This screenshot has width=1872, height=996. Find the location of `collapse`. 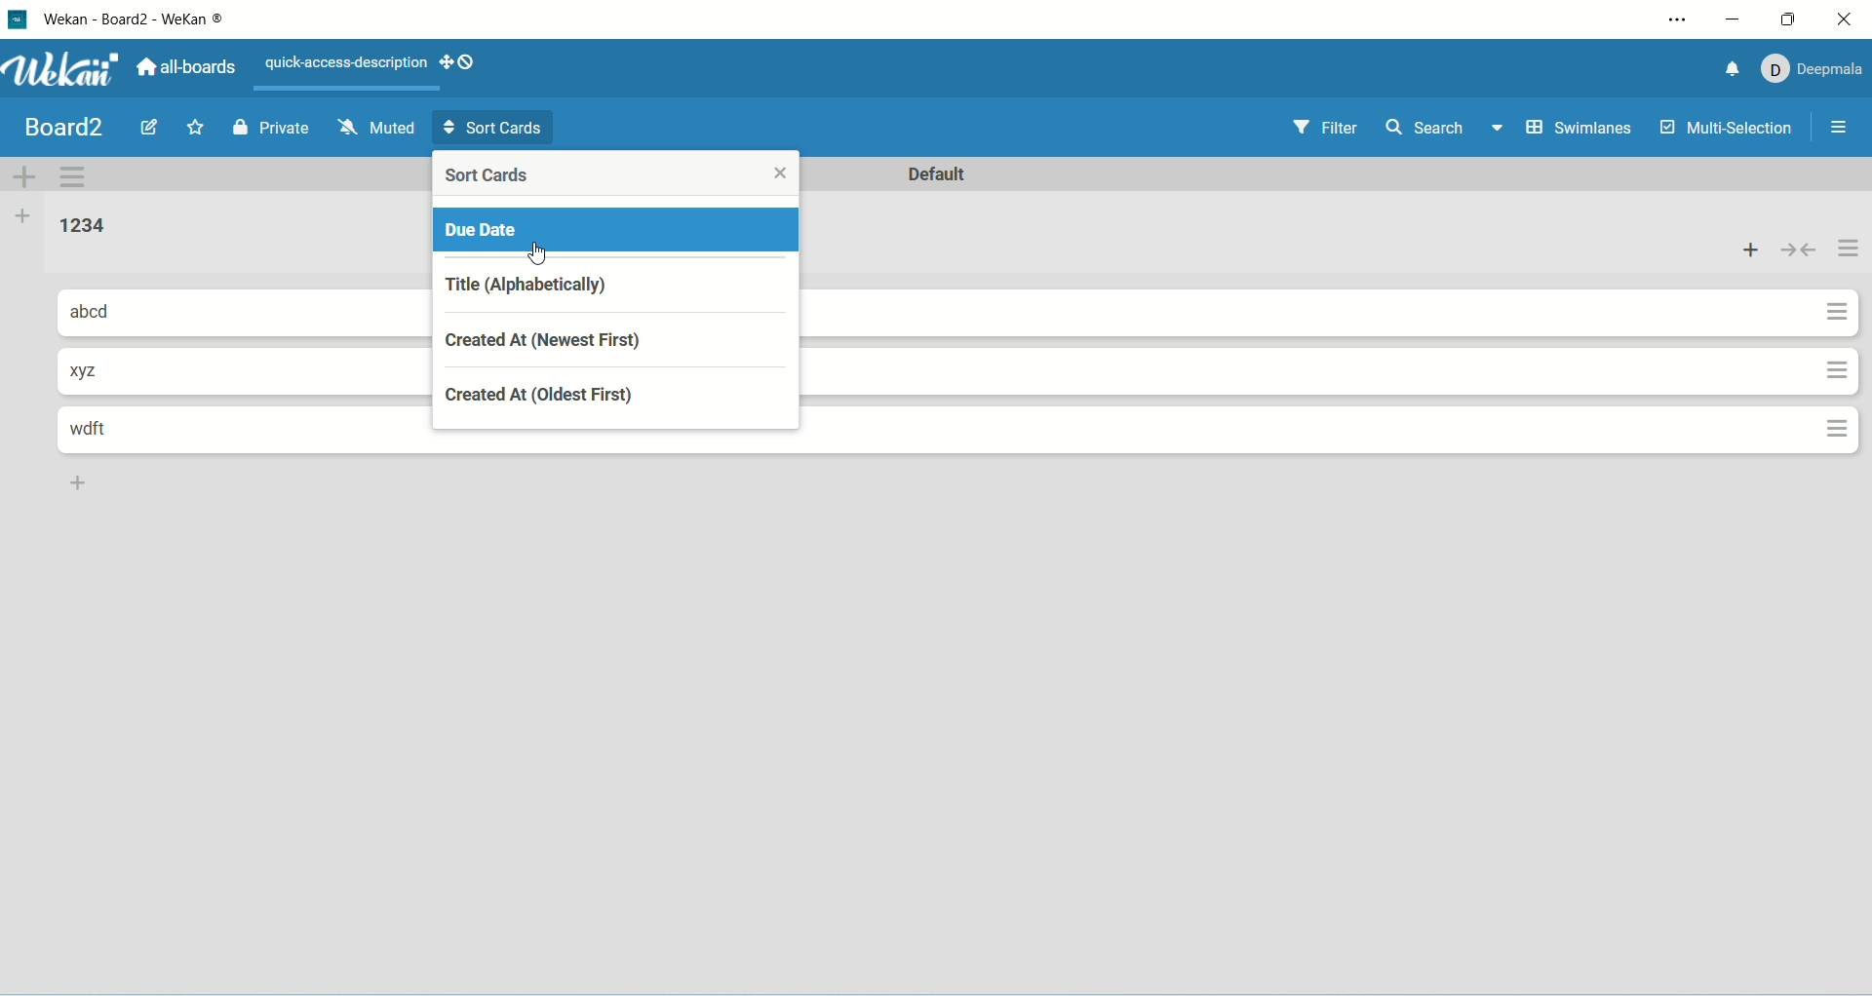

collapse is located at coordinates (1797, 253).